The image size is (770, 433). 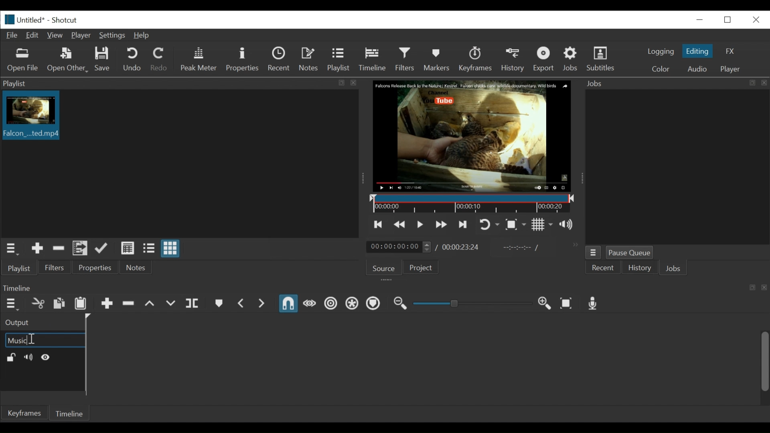 What do you see at coordinates (602, 59) in the screenshot?
I see `Subtitles` at bounding box center [602, 59].